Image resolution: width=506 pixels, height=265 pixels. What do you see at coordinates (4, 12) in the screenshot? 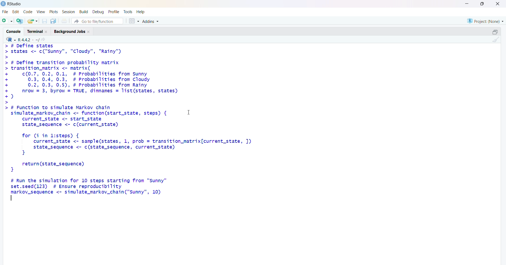
I see `file` at bounding box center [4, 12].